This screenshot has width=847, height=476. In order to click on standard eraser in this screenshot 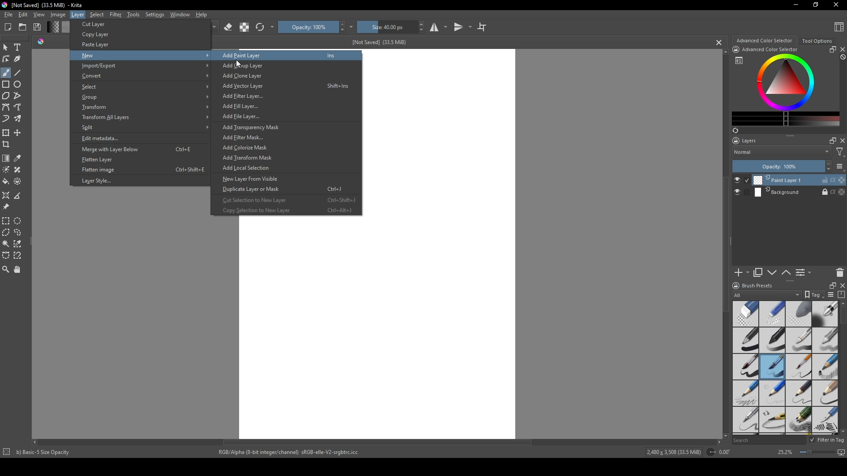, I will do `click(745, 313)`.